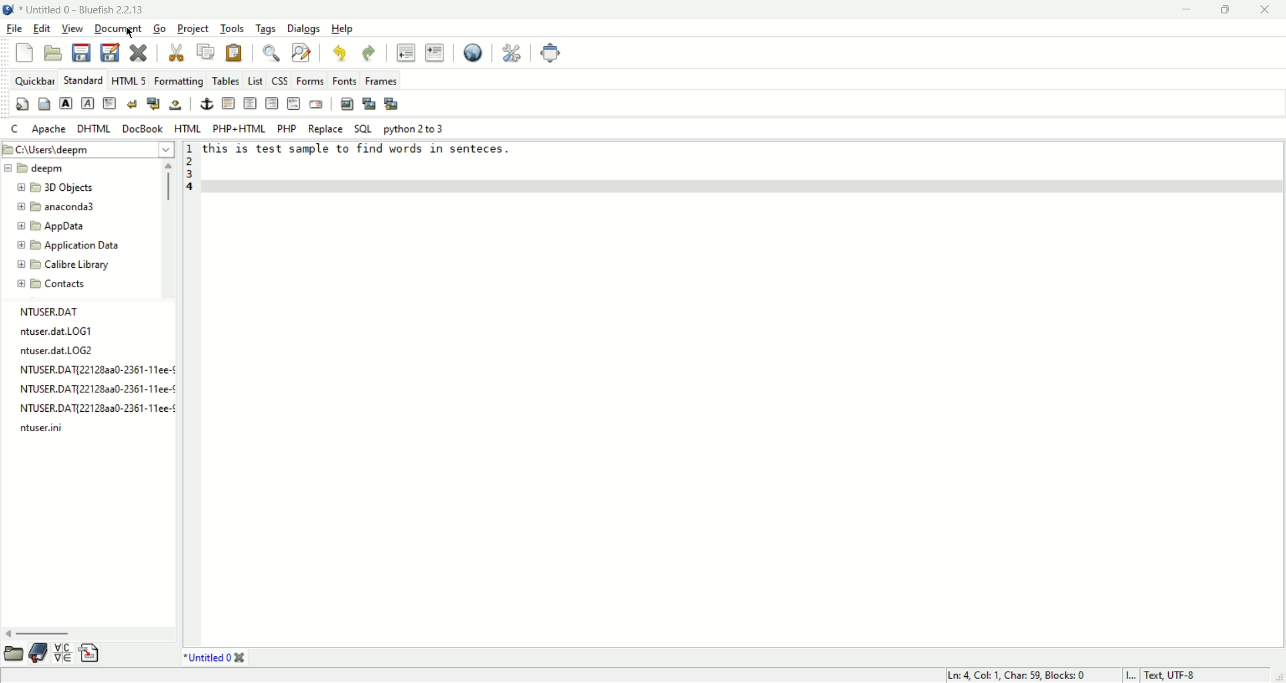 The height and width of the screenshot is (683, 1286). I want to click on edit, so click(42, 28).